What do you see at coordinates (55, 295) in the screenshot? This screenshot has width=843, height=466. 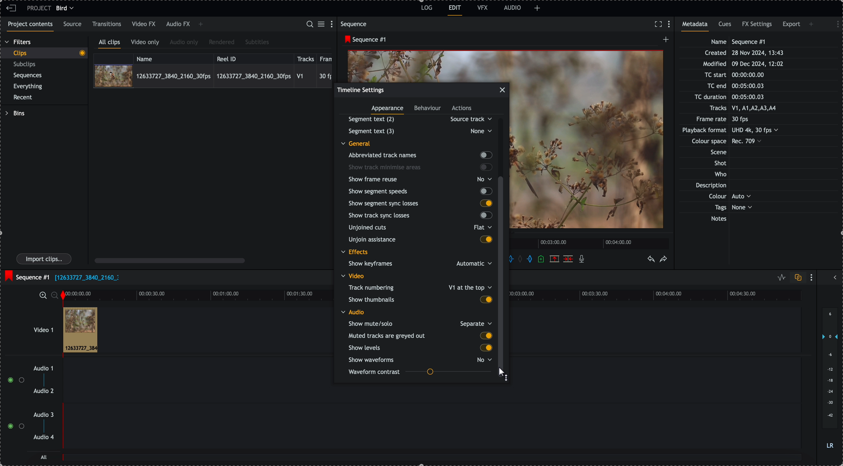 I see `zoom ouy` at bounding box center [55, 295].